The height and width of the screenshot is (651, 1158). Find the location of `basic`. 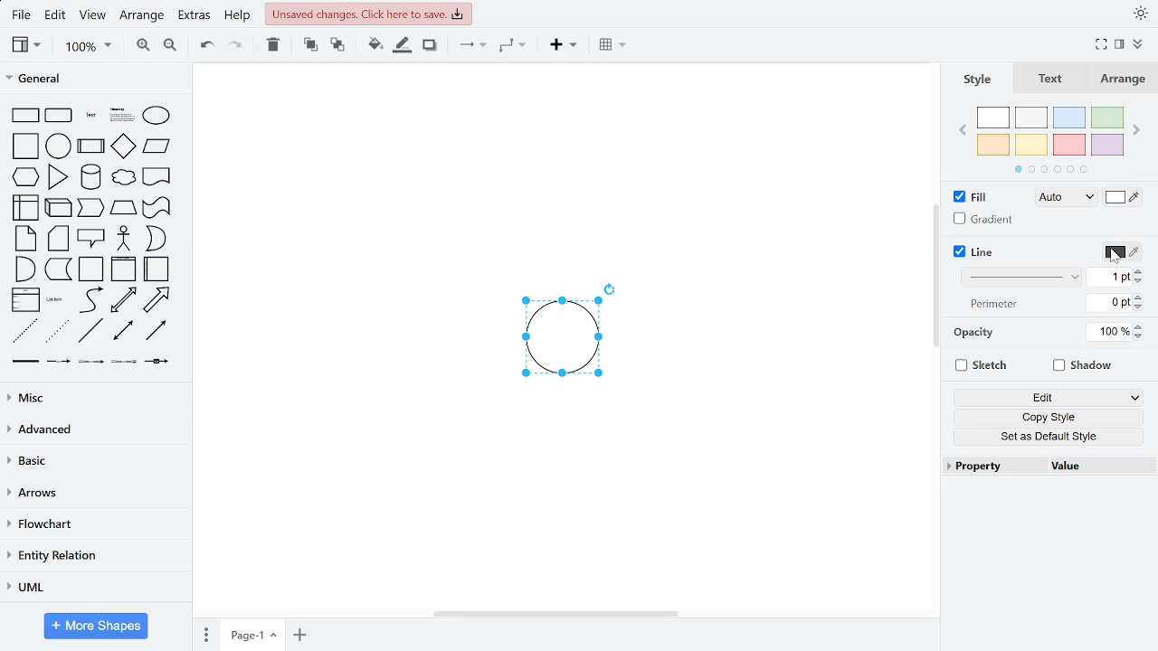

basic is located at coordinates (93, 460).